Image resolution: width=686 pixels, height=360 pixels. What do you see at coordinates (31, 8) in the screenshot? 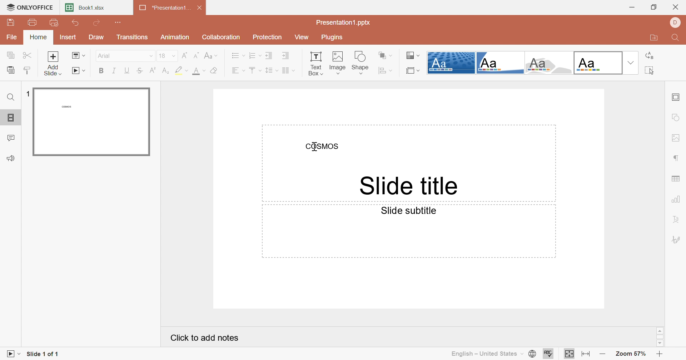
I see `ONLYOFFICE` at bounding box center [31, 8].